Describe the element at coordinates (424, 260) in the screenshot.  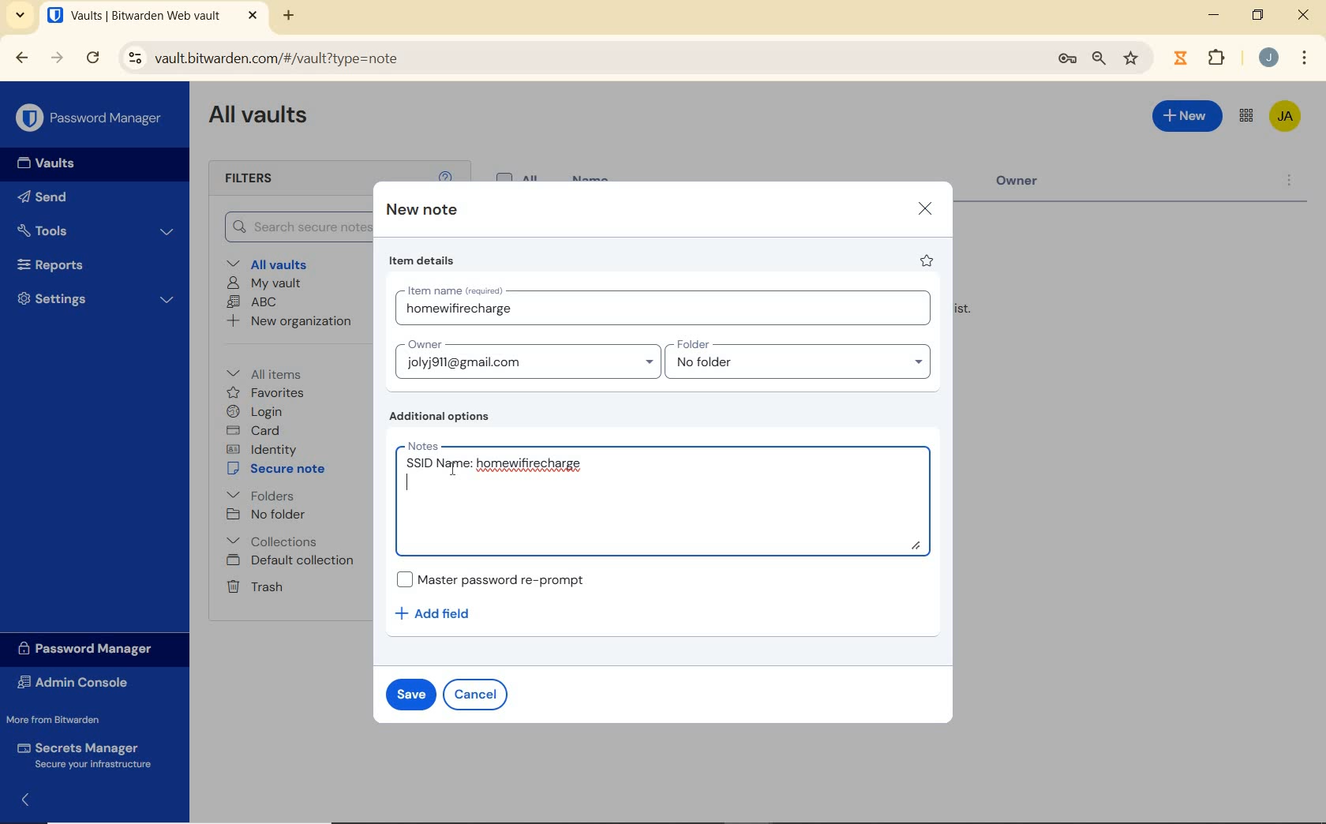
I see `item details` at that location.